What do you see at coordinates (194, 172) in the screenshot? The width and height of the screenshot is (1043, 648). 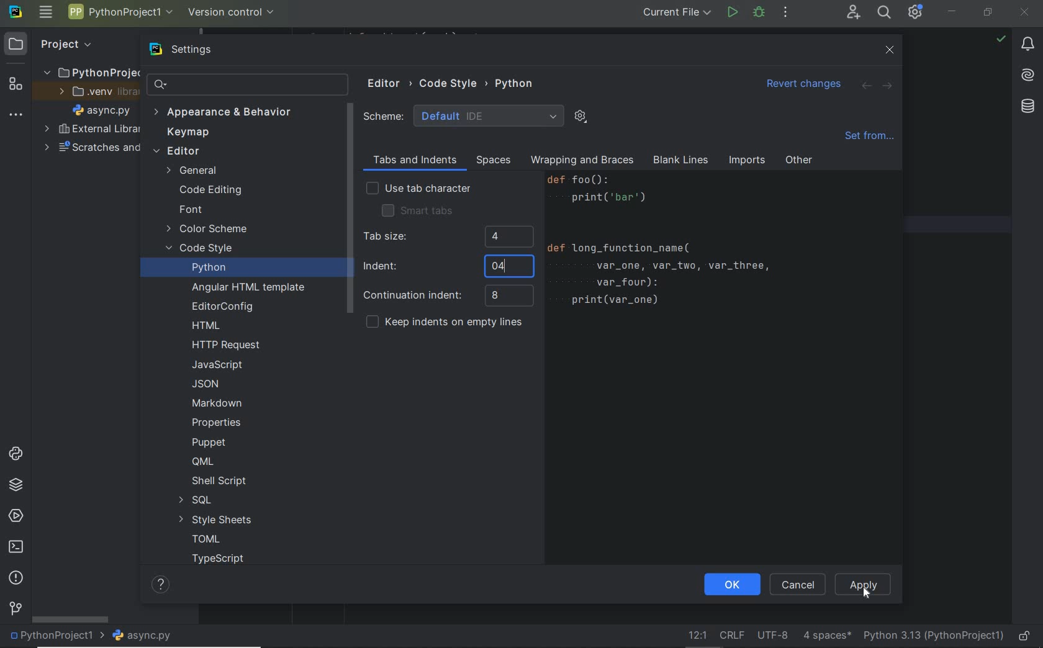 I see `General` at bounding box center [194, 172].